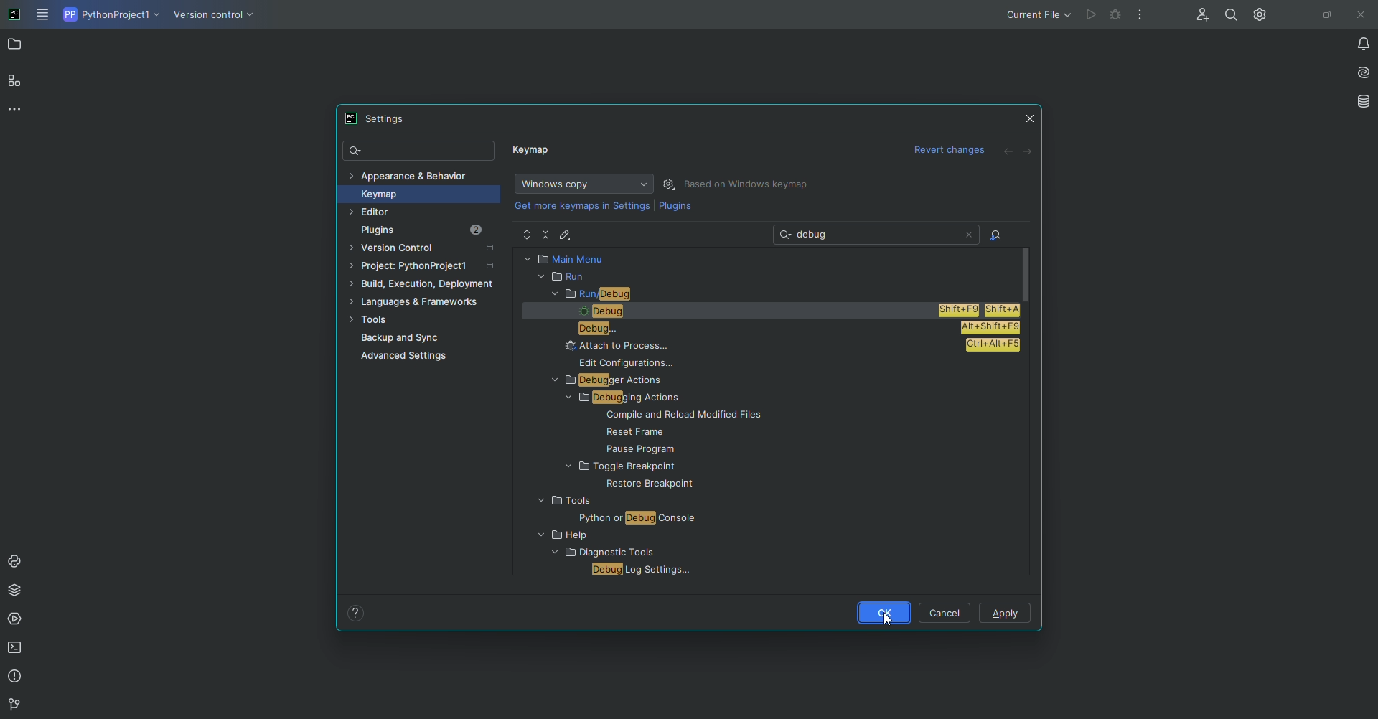 This screenshot has width=1378, height=719. I want to click on MAIN MENU, so click(769, 258).